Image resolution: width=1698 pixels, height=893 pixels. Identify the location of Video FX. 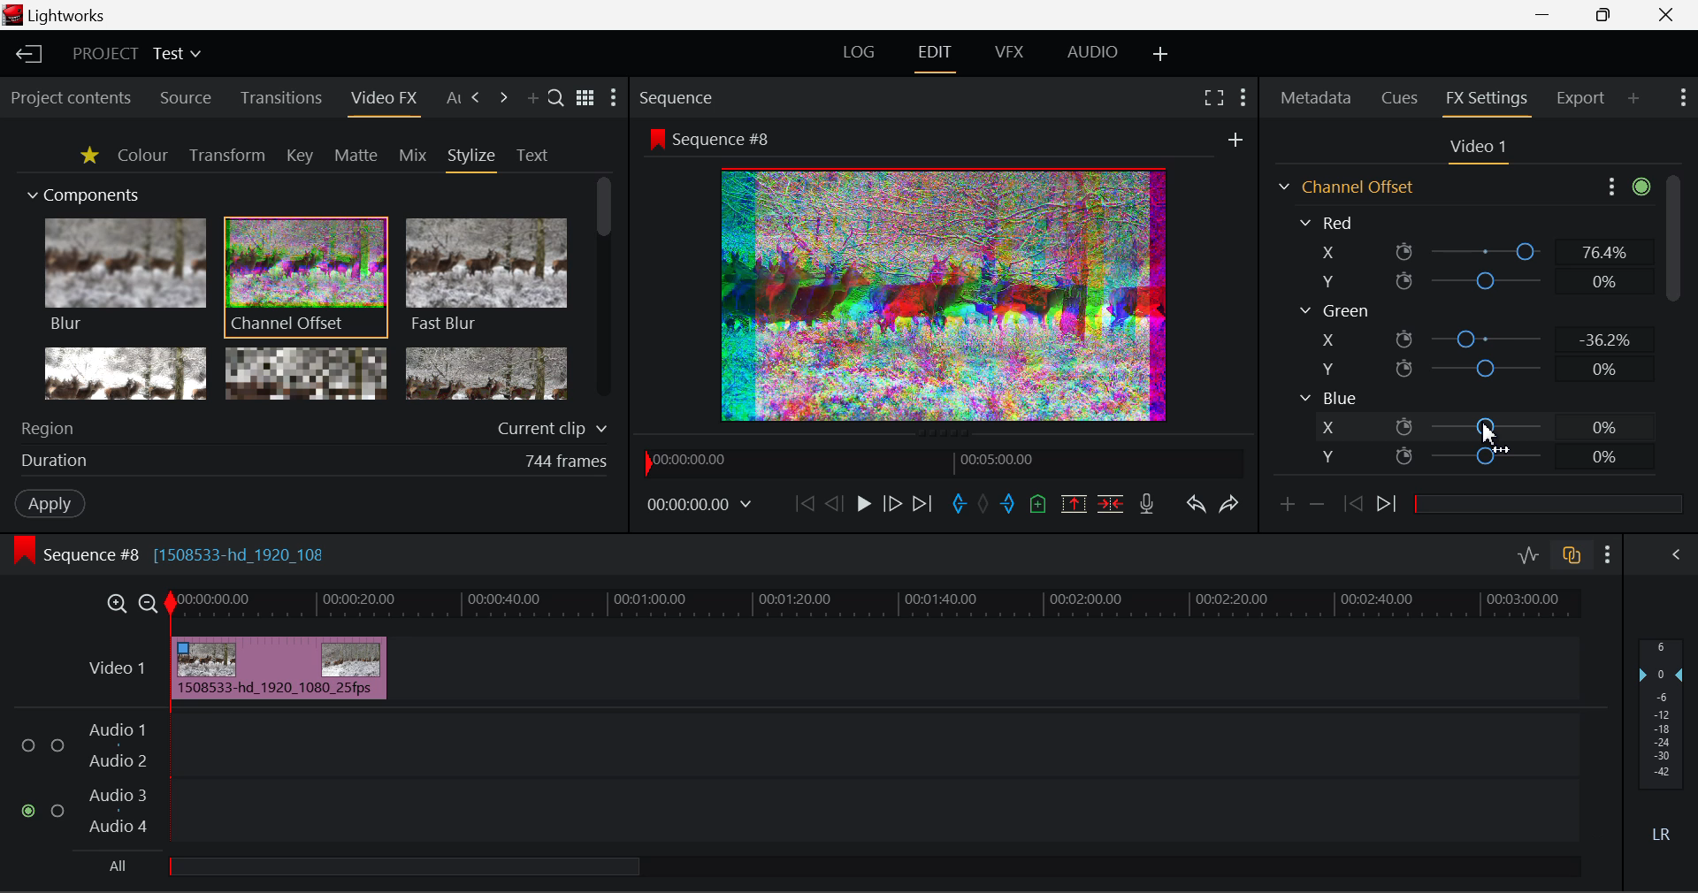
(383, 102).